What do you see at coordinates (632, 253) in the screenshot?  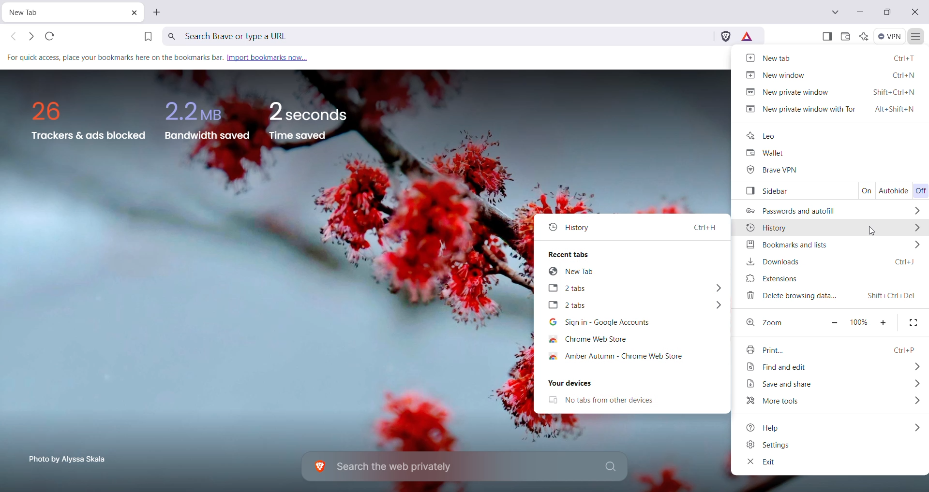 I see `Recent tabs` at bounding box center [632, 253].